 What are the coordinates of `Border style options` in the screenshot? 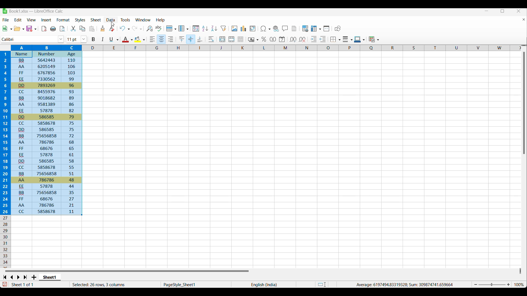 It's located at (348, 39).